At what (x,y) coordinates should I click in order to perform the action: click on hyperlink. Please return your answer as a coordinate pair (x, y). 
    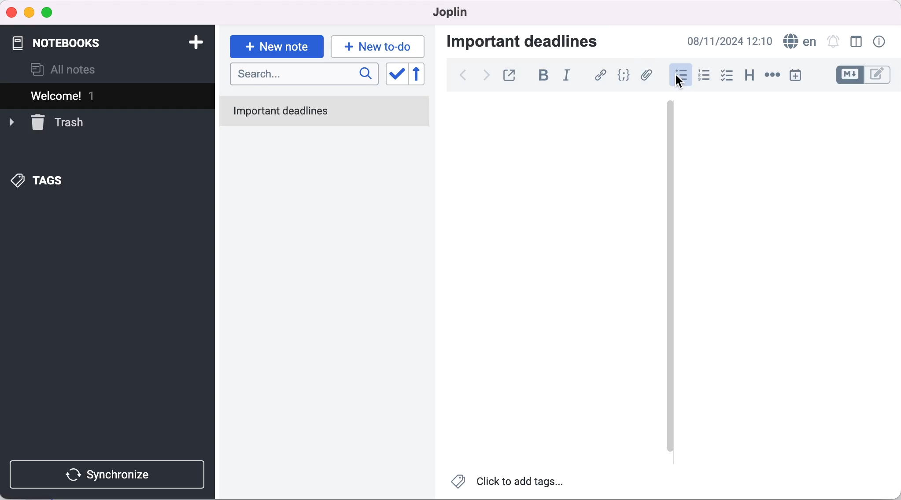
    Looking at the image, I should click on (598, 76).